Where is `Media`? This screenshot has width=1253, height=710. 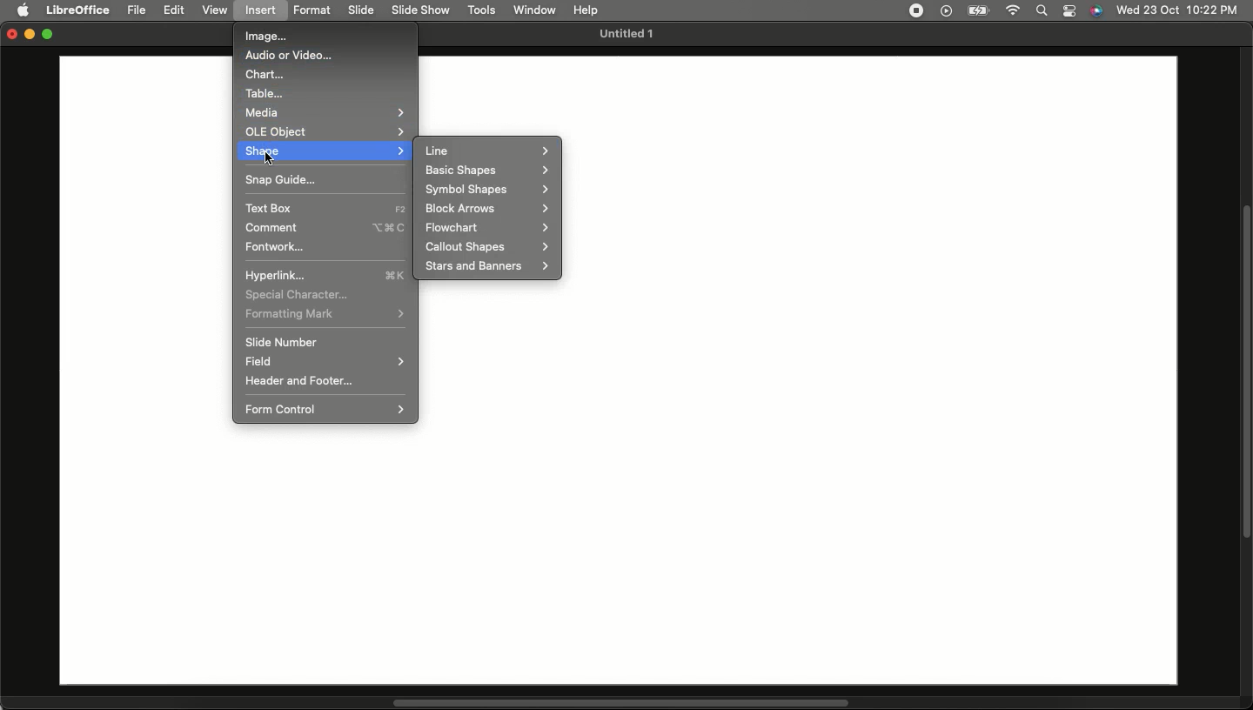
Media is located at coordinates (323, 111).